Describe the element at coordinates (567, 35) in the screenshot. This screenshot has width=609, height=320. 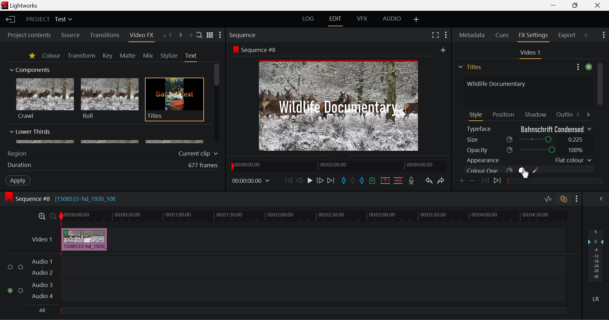
I see `Export` at that location.